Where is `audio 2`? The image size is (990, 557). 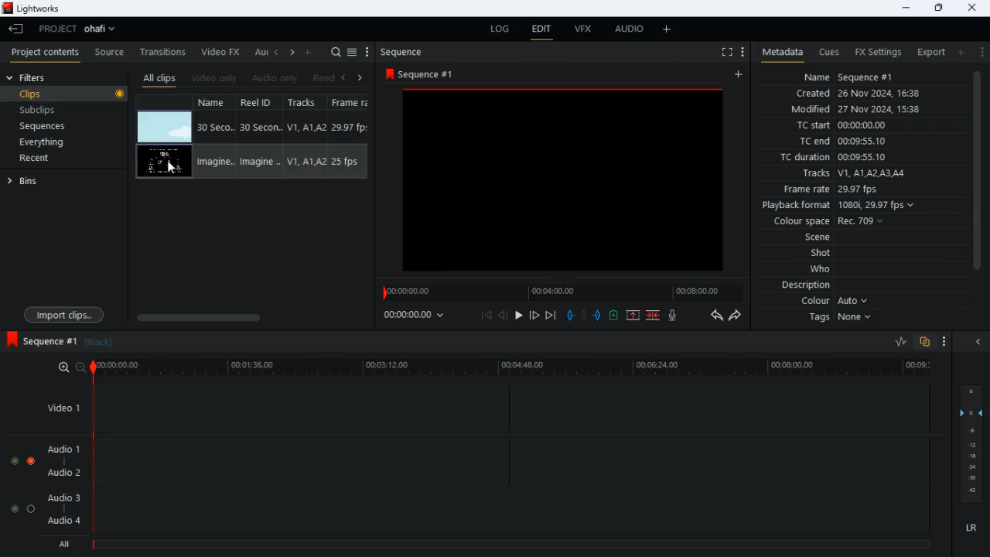
audio 2 is located at coordinates (64, 473).